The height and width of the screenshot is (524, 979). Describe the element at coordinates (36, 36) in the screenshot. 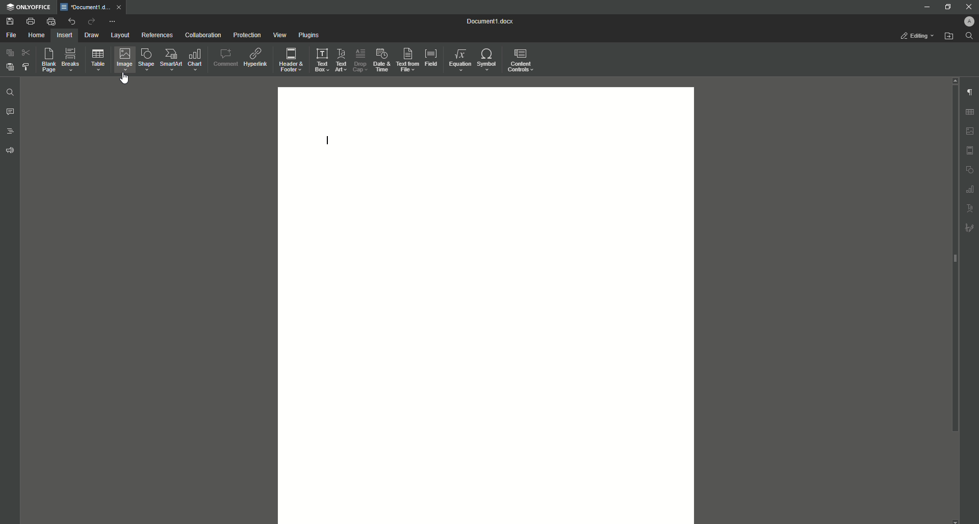

I see `Home` at that location.